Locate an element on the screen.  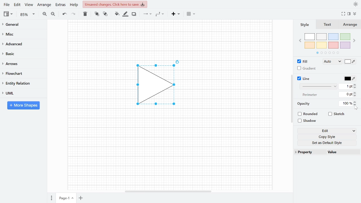
Fill line is located at coordinates (125, 14).